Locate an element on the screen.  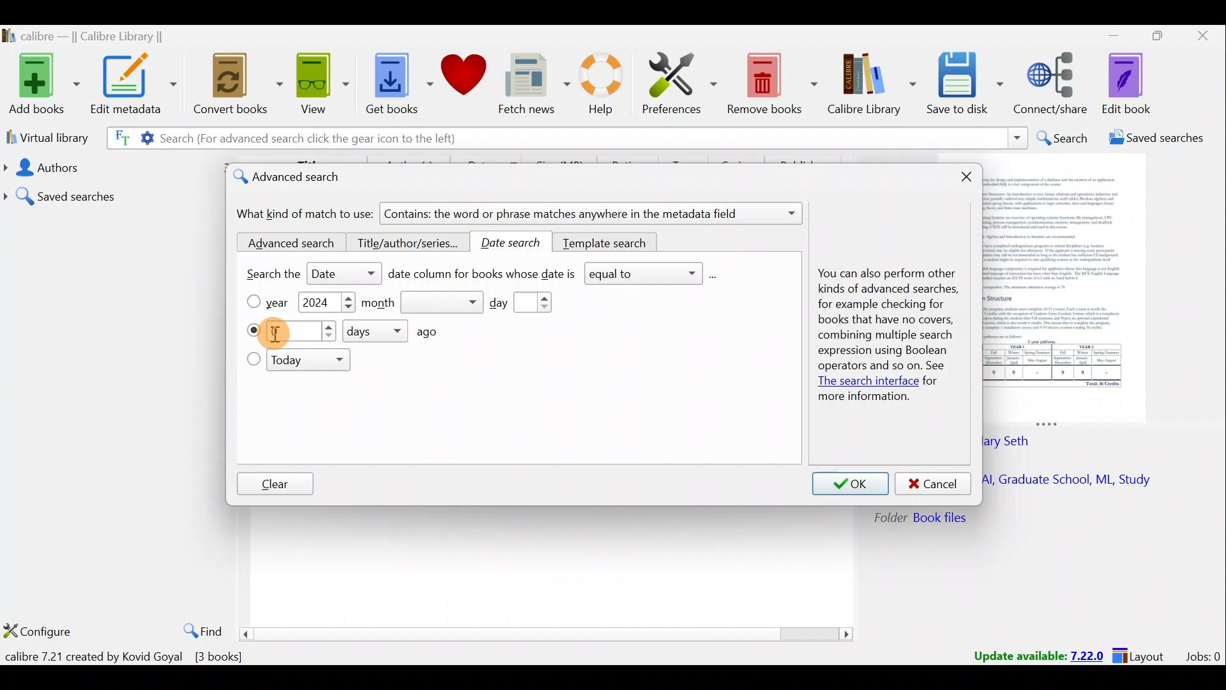
Date search is located at coordinates (517, 243).